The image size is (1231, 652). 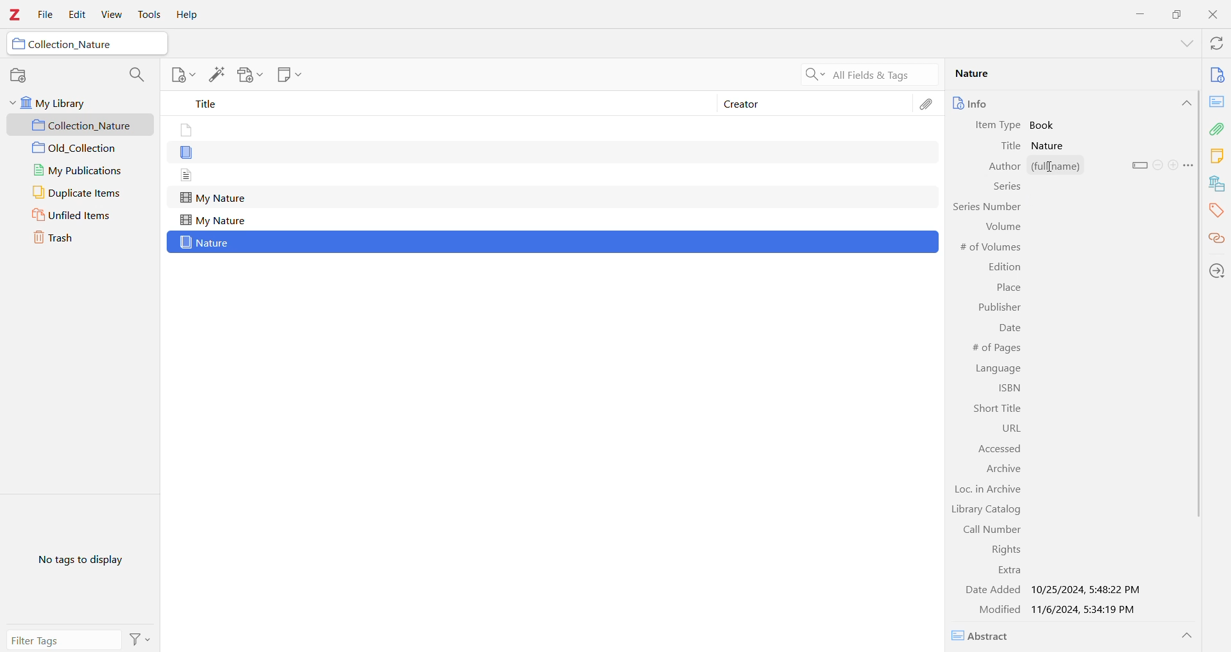 I want to click on Trash, so click(x=69, y=236).